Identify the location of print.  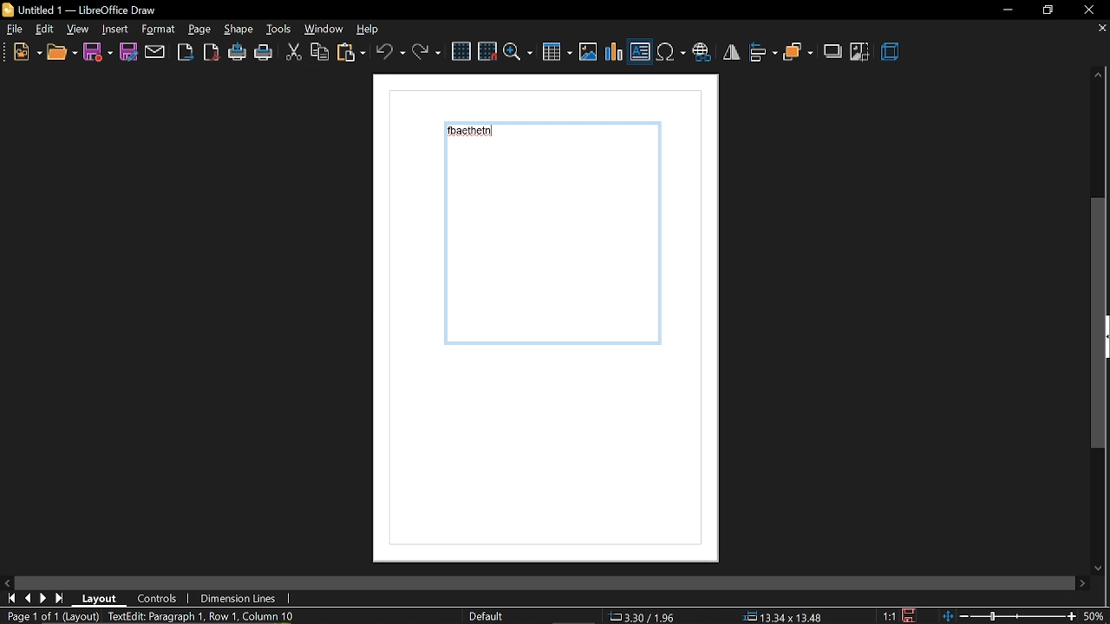
(264, 55).